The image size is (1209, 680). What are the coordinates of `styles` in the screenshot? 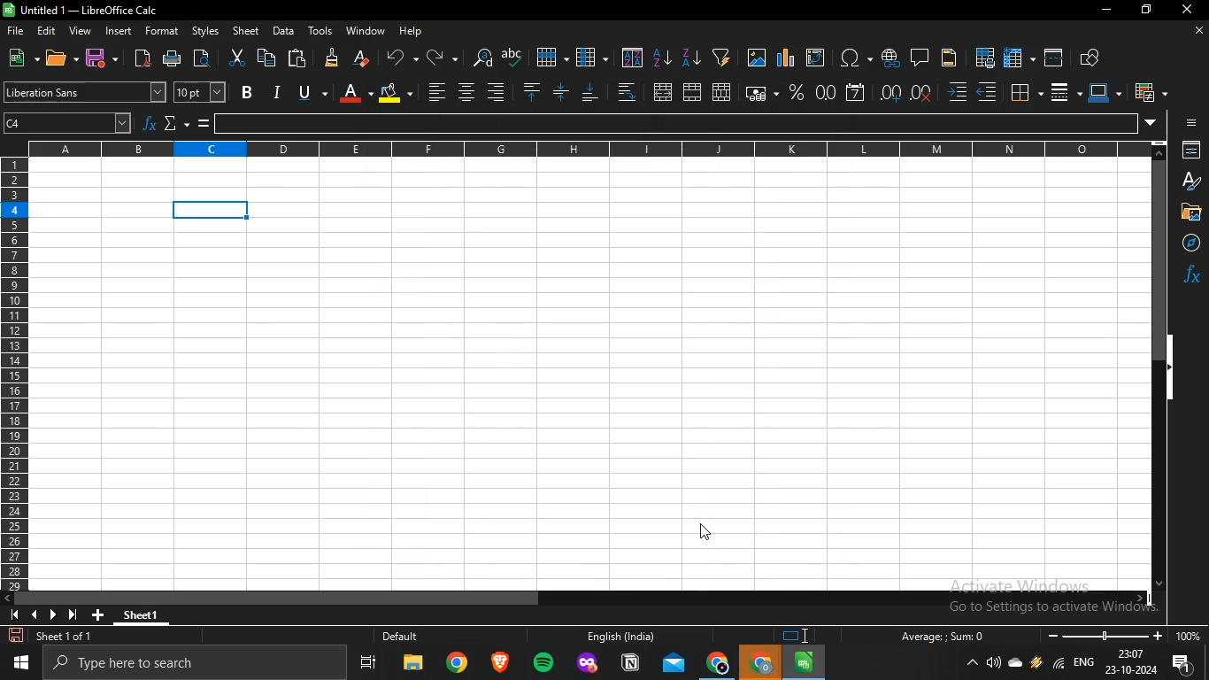 It's located at (1188, 181).